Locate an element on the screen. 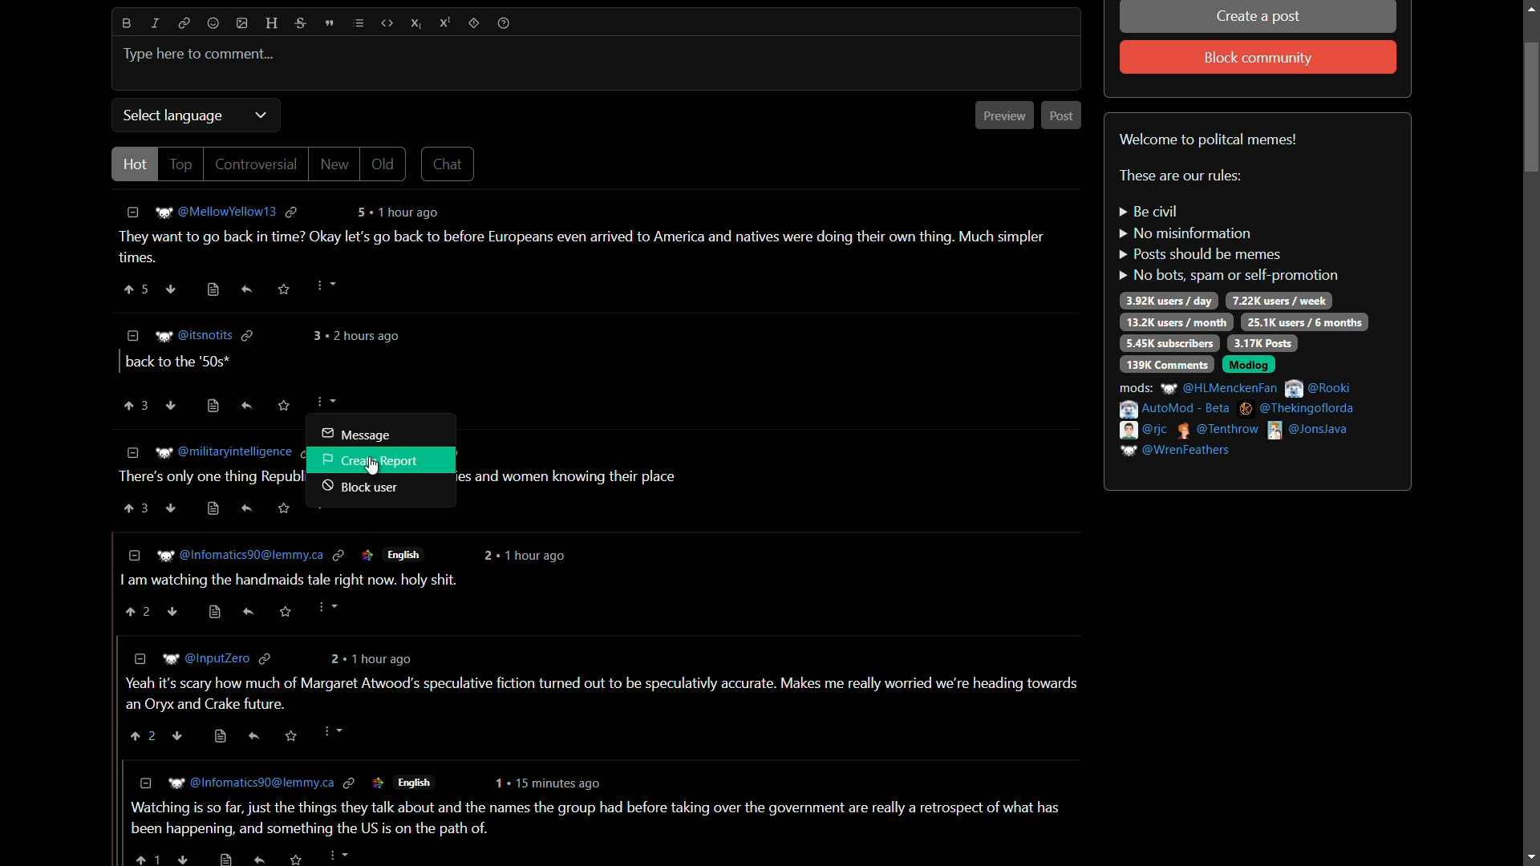 This screenshot has height=866, width=1540. 25.1k users/6 months is located at coordinates (1305, 323).